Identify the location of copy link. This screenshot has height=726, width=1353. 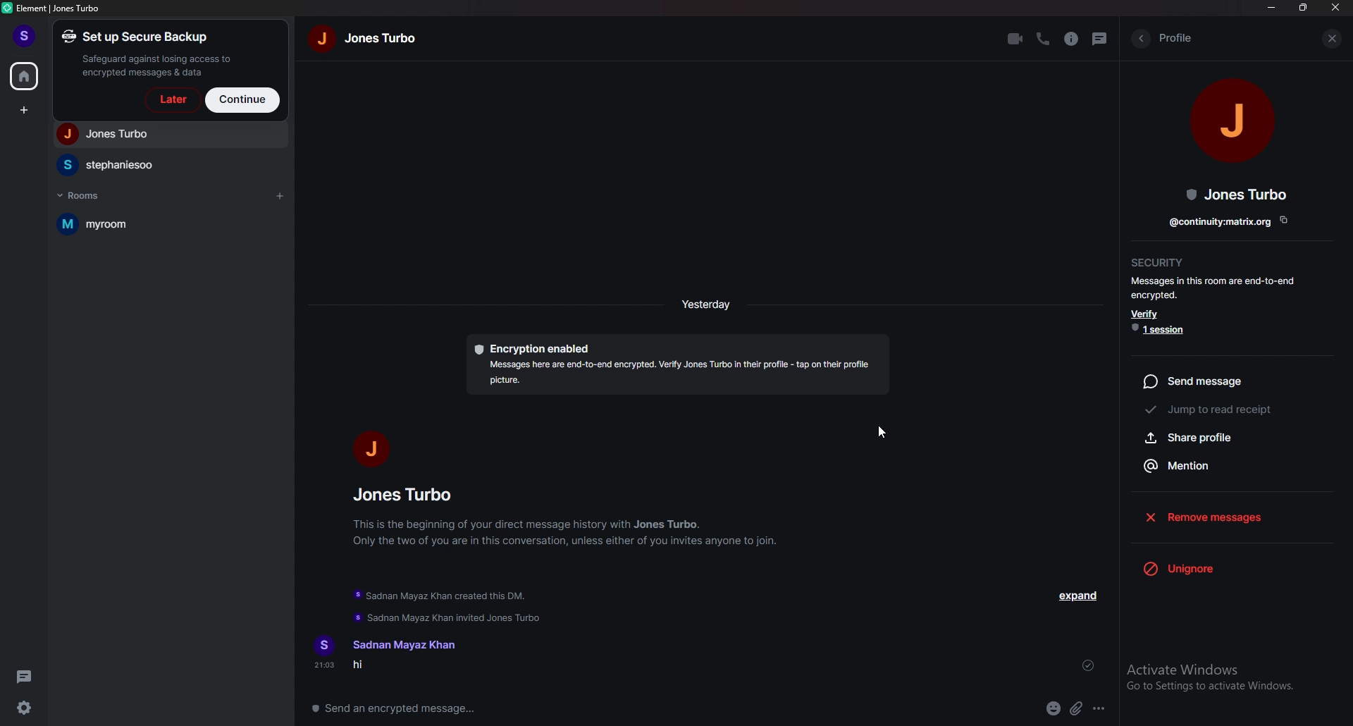
(1230, 220).